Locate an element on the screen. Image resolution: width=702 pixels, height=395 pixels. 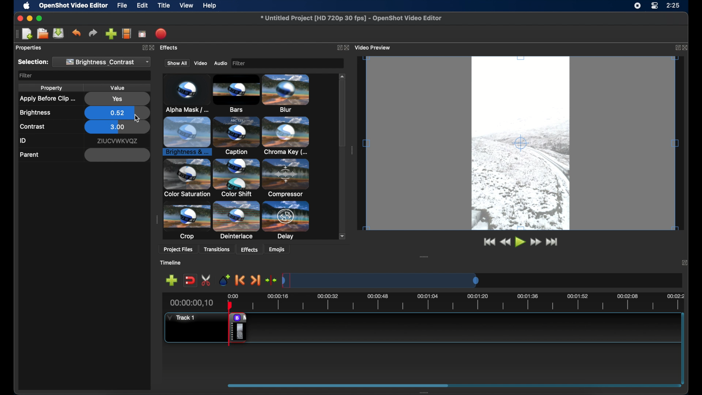
apply before clip is located at coordinates (47, 99).